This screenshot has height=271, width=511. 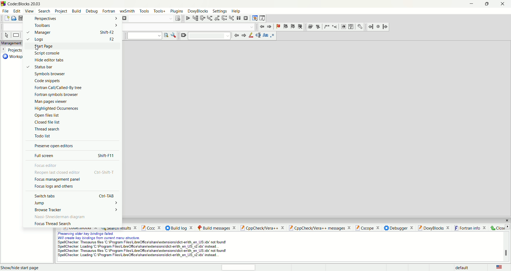 I want to click on cscope, so click(x=368, y=228).